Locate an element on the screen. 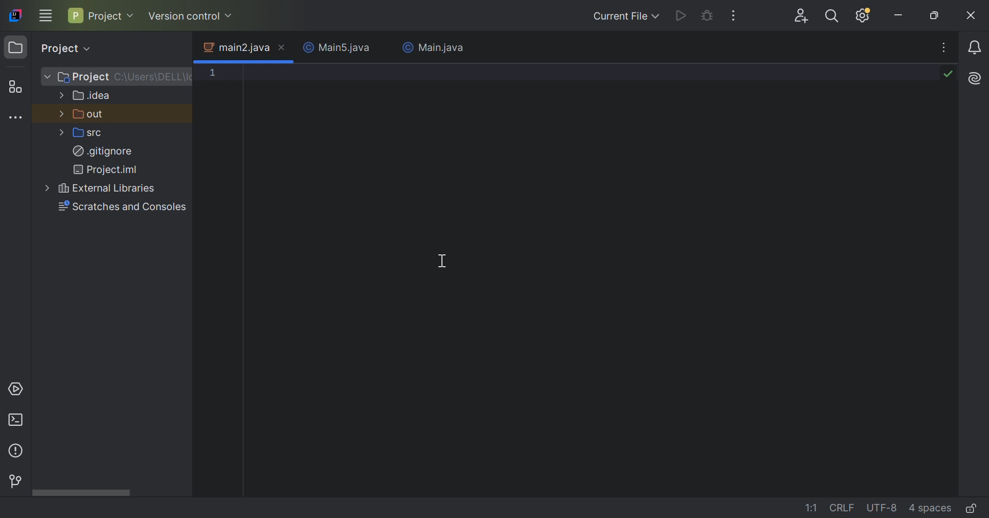 Image resolution: width=989 pixels, height=518 pixels. C\:Users\DELL\ is located at coordinates (154, 77).